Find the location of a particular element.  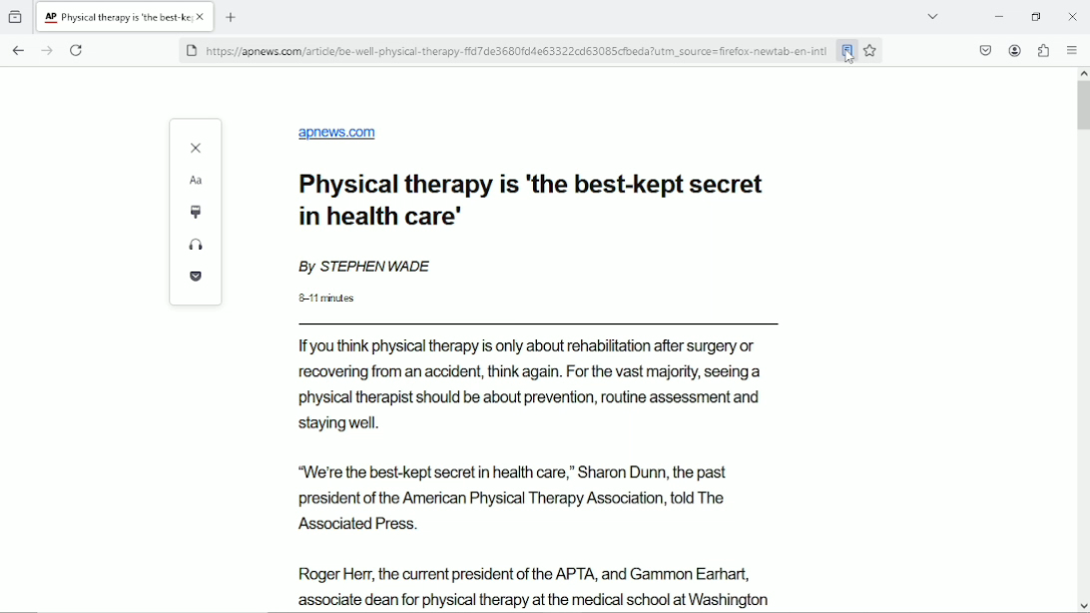

vertical scrollbar is located at coordinates (1084, 96).